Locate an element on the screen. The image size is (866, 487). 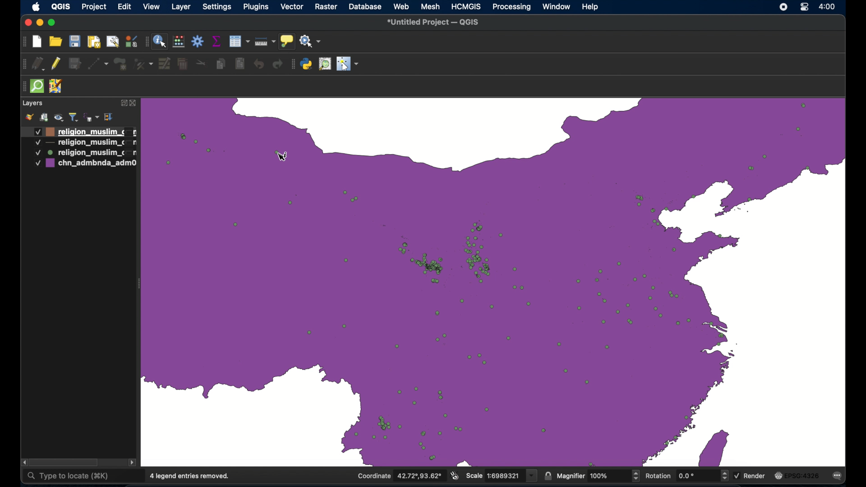
python console is located at coordinates (307, 64).